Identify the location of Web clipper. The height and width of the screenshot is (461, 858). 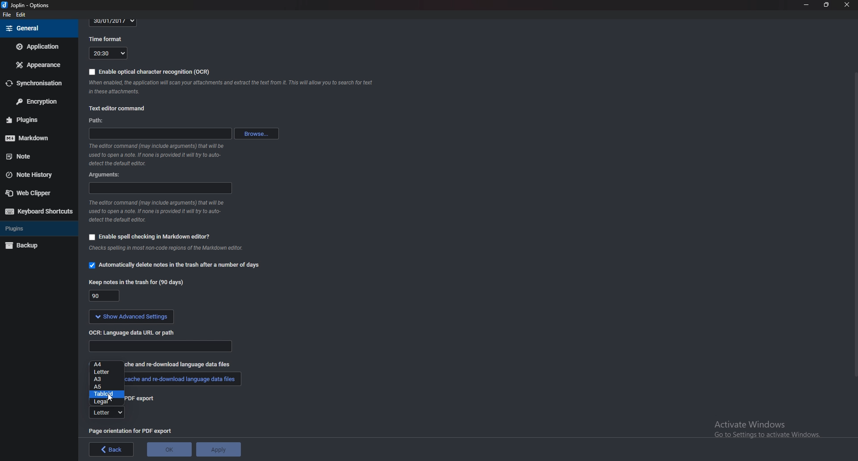
(35, 193).